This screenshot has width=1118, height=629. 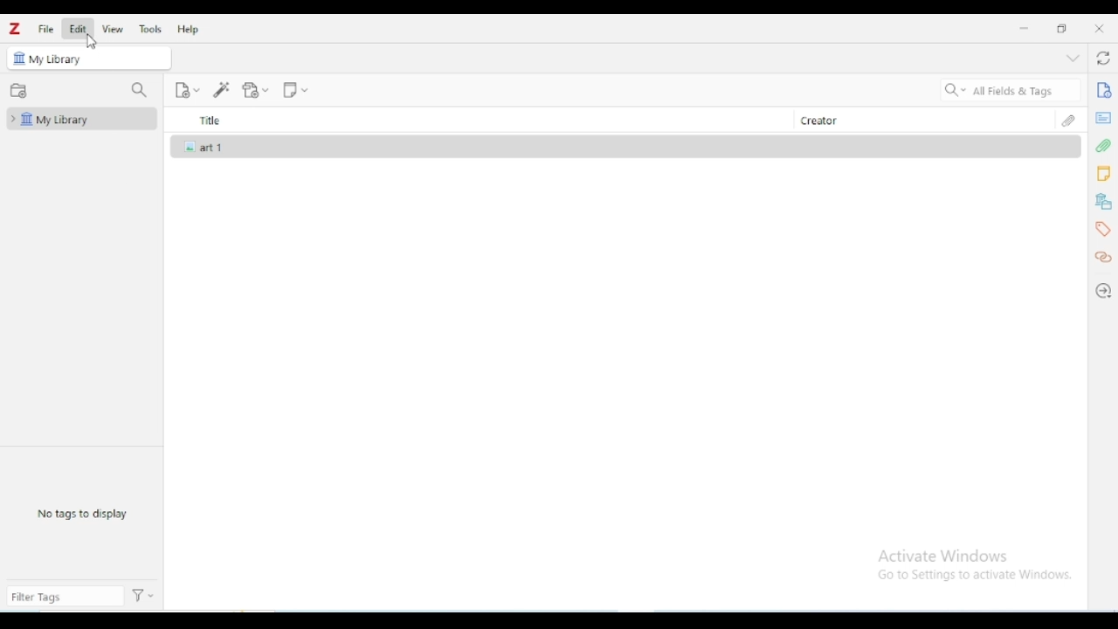 I want to click on attachments, so click(x=1104, y=146).